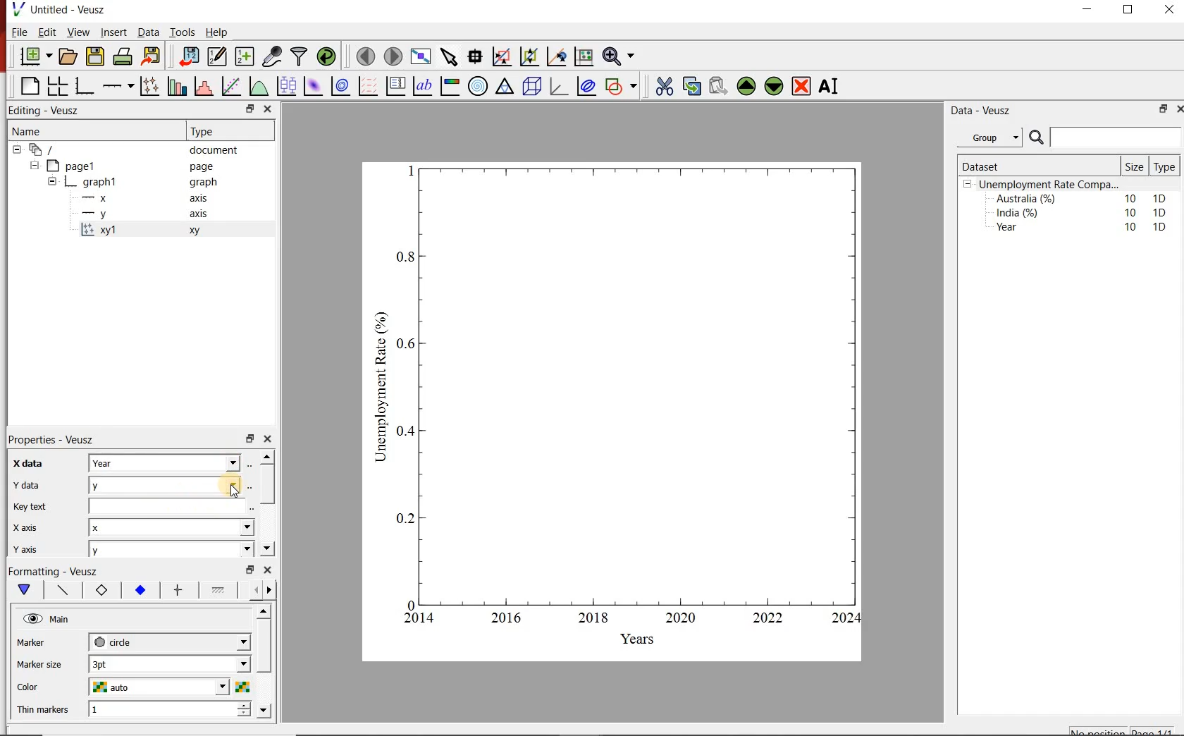  I want to click on paste the widgets, so click(719, 86).